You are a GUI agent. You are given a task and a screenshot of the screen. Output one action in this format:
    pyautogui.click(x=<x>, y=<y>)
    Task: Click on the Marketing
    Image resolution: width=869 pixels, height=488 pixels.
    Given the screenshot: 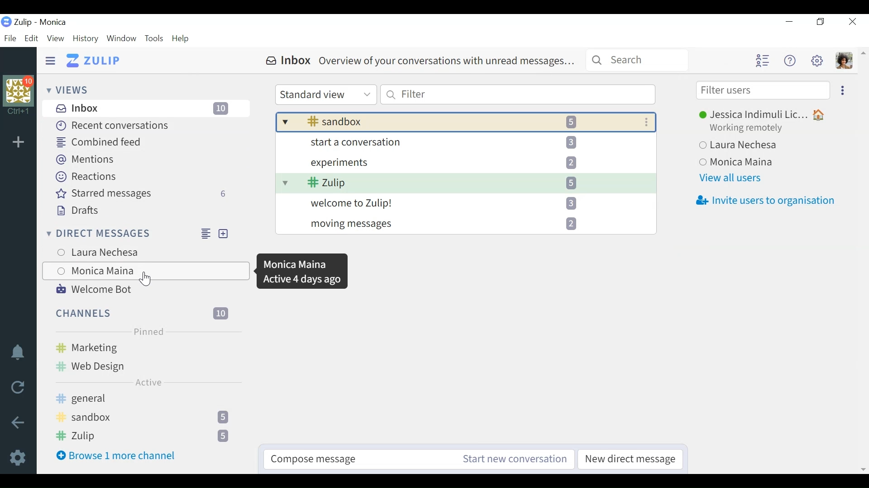 What is the action you would take?
    pyautogui.click(x=145, y=347)
    